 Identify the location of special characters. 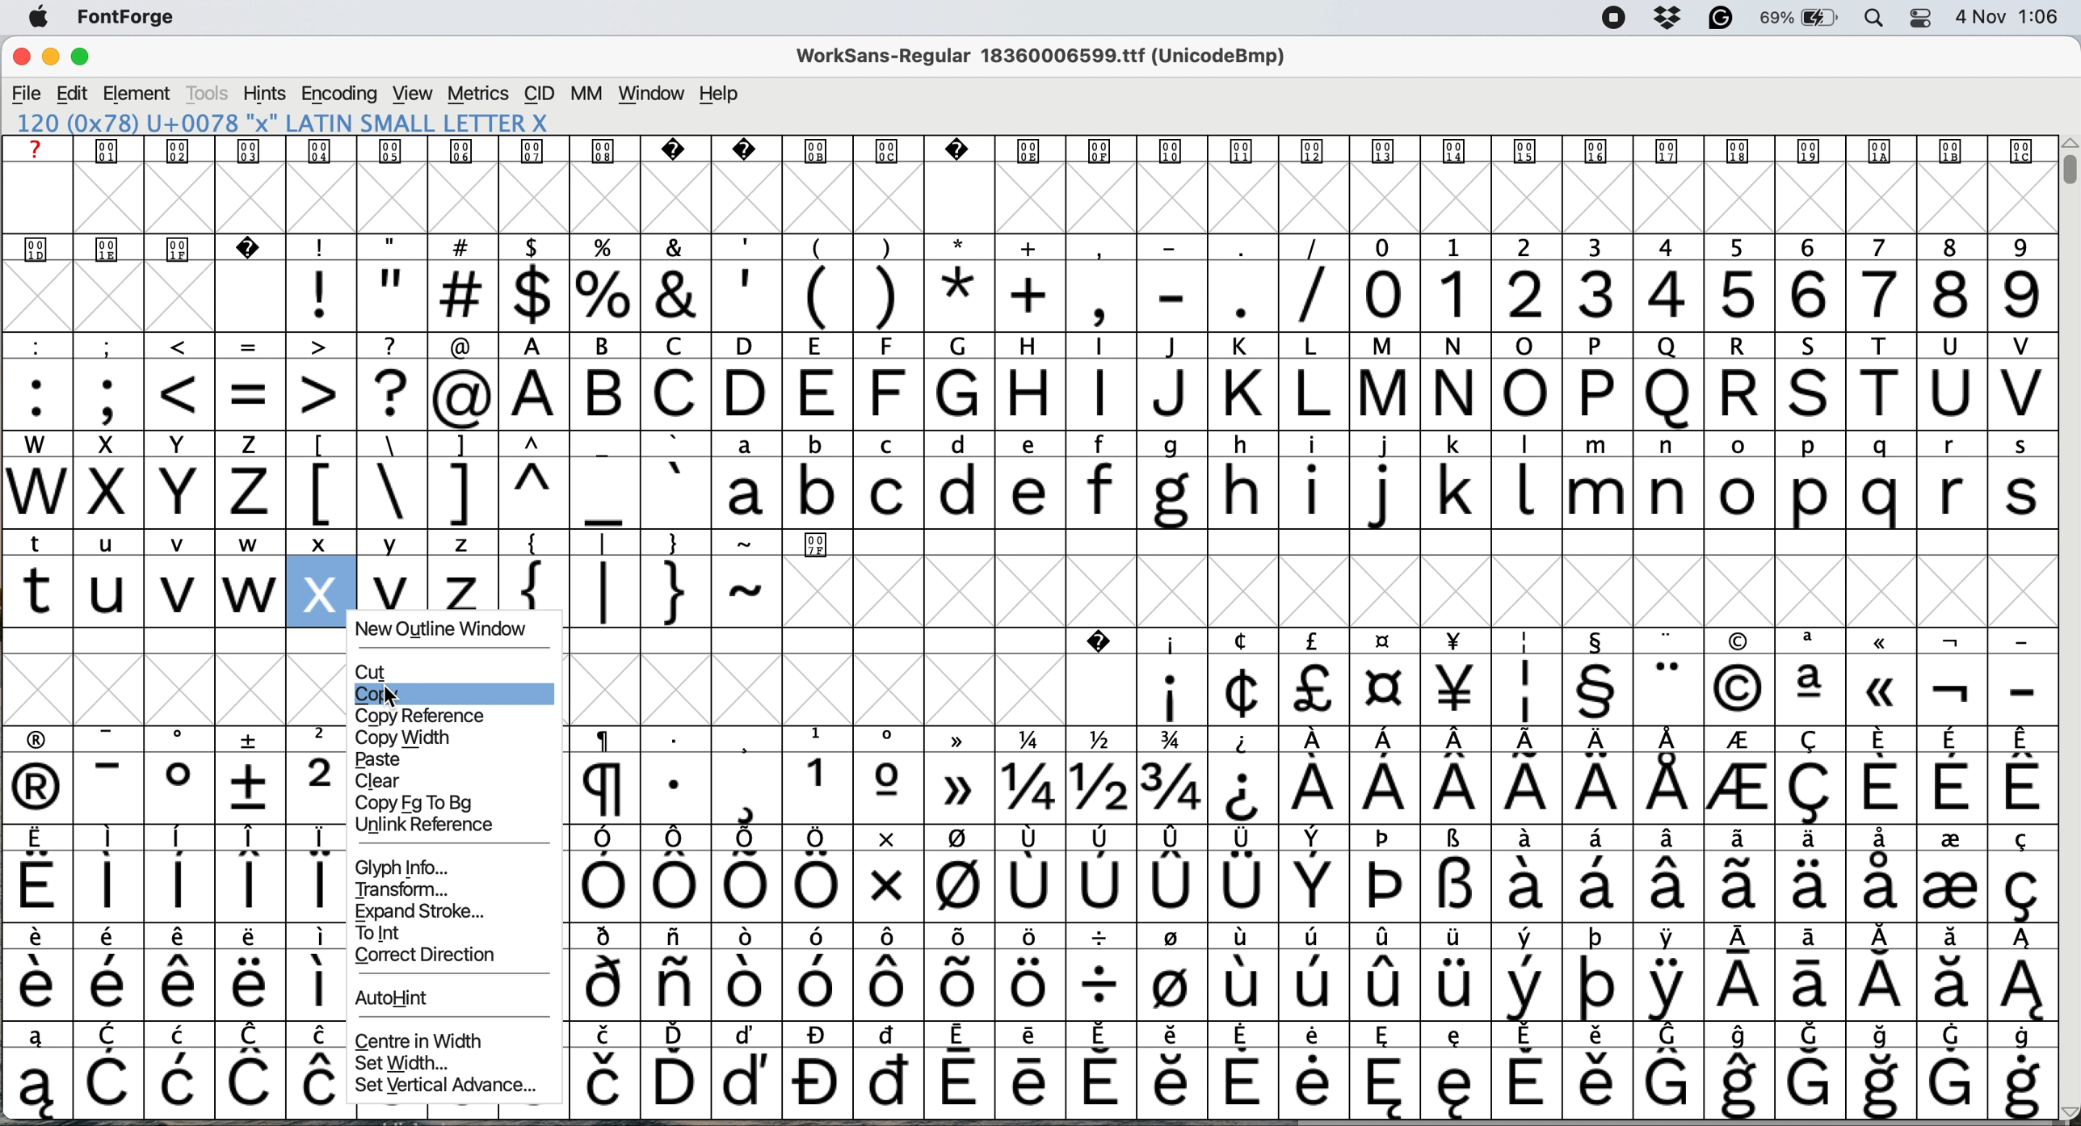
(1307, 985).